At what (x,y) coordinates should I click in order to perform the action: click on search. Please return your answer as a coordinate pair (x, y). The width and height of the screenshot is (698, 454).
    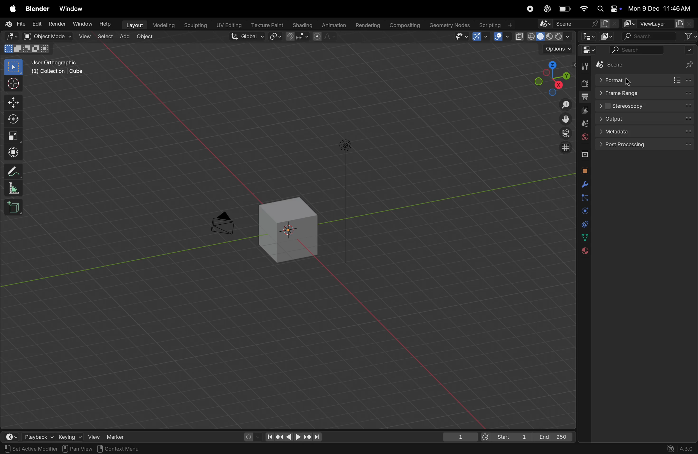
    Looking at the image, I should click on (649, 36).